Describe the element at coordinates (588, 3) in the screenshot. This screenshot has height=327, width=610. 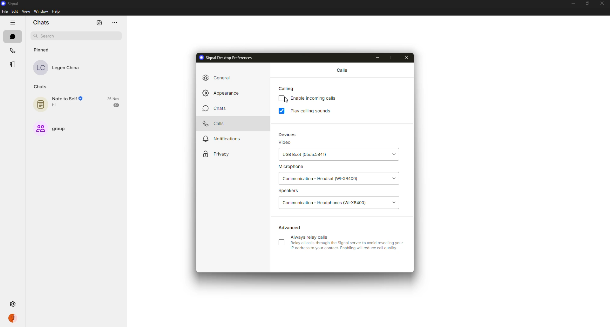
I see `maximize` at that location.